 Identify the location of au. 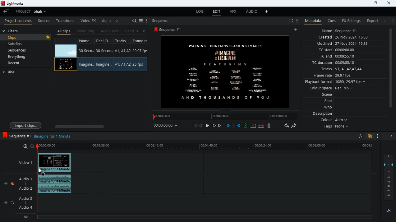
(105, 21).